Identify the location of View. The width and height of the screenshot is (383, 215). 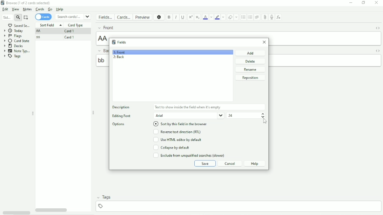
(16, 9).